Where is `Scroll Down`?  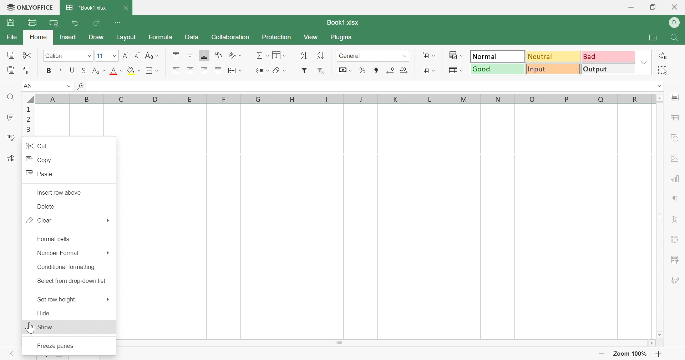
Scroll Down is located at coordinates (661, 336).